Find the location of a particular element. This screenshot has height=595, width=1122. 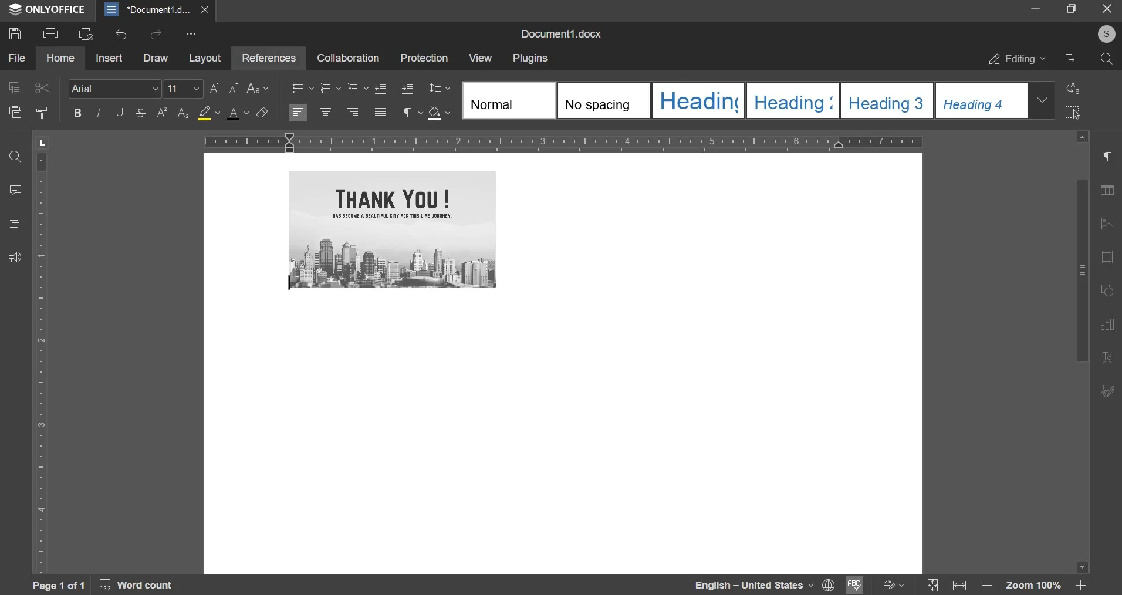

Spell Checking is located at coordinates (853, 585).